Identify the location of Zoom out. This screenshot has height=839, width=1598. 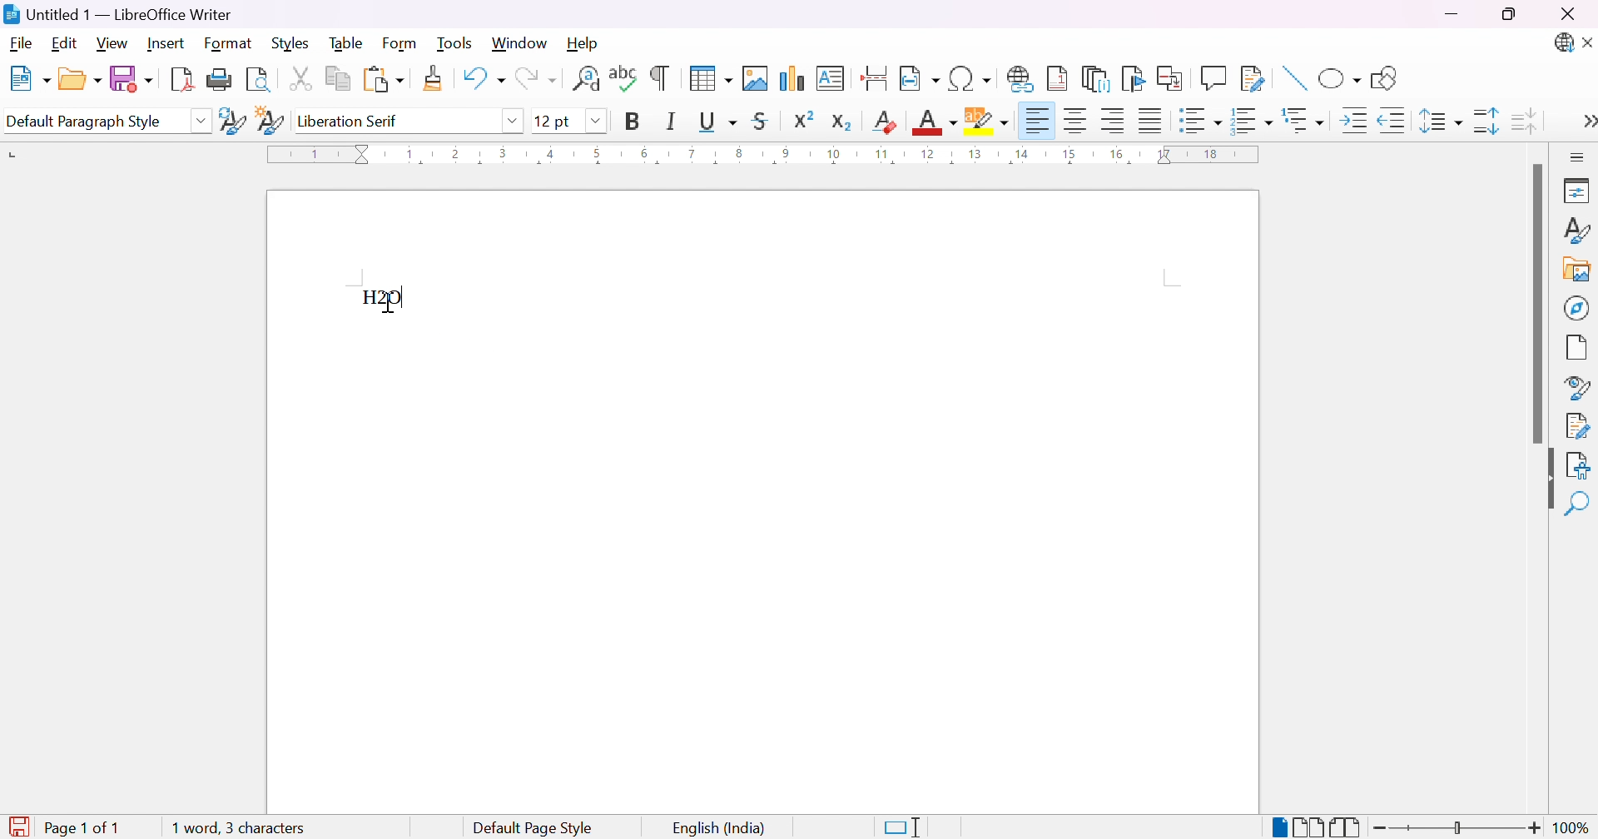
(1381, 828).